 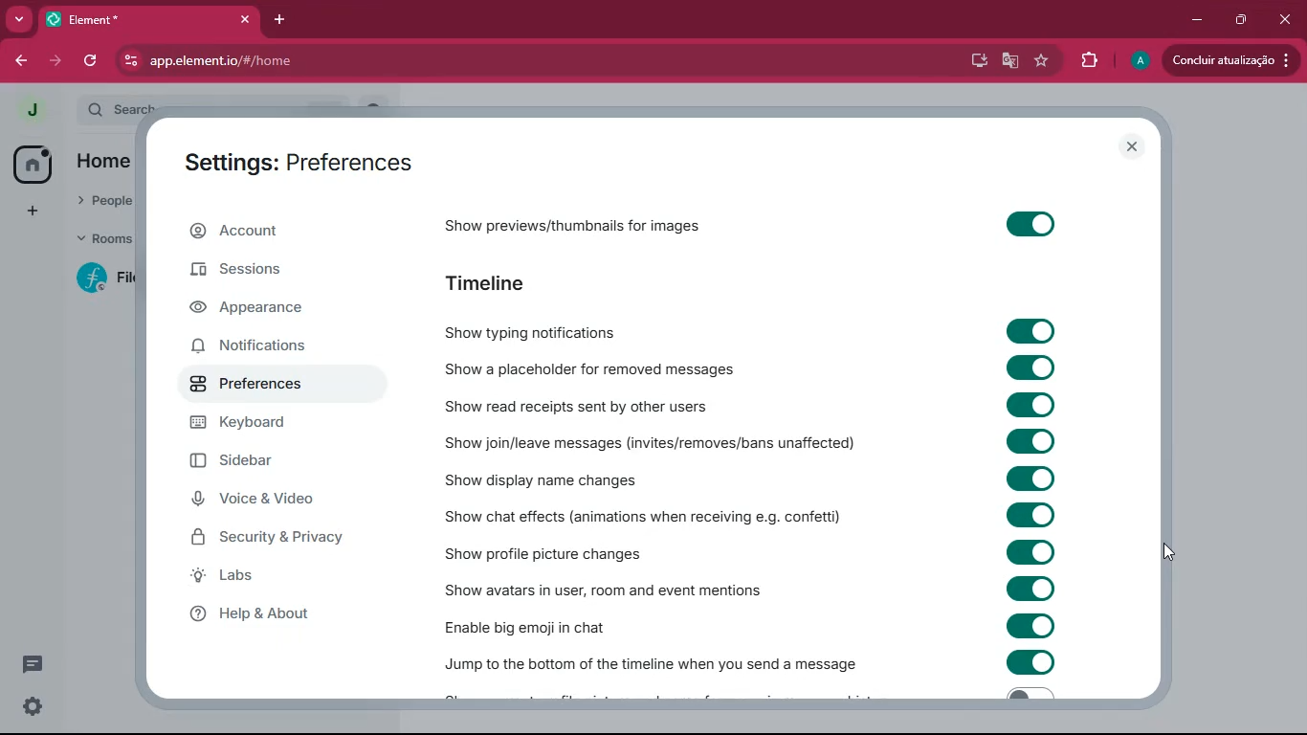 I want to click on expand, so click(x=66, y=111).